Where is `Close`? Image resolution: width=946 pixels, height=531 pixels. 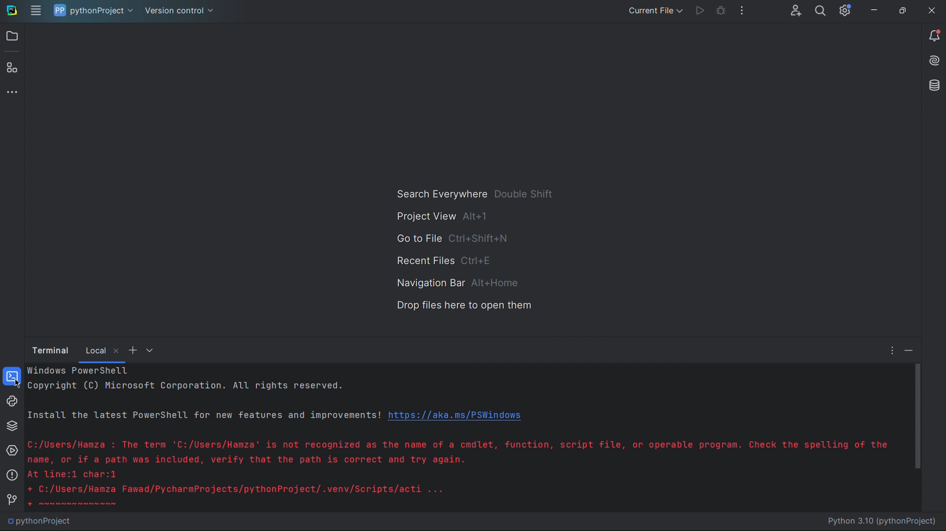
Close is located at coordinates (932, 12).